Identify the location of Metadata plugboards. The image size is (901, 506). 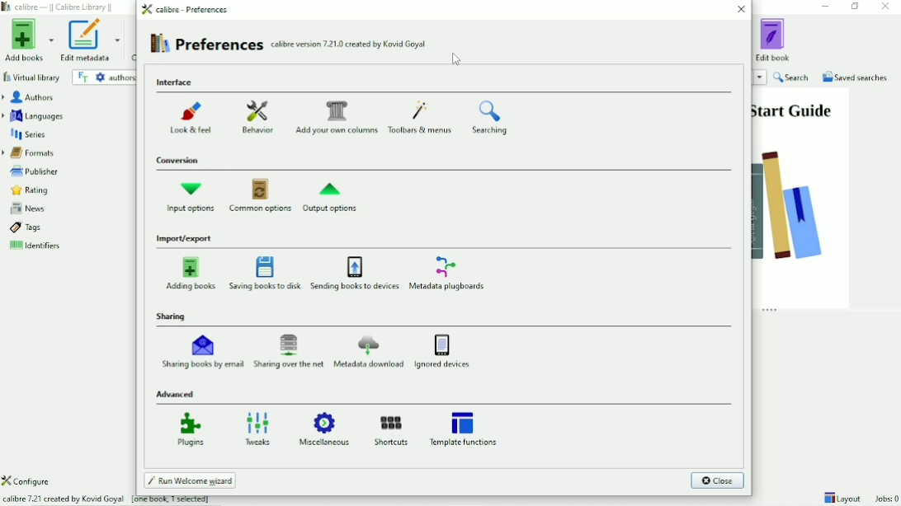
(454, 274).